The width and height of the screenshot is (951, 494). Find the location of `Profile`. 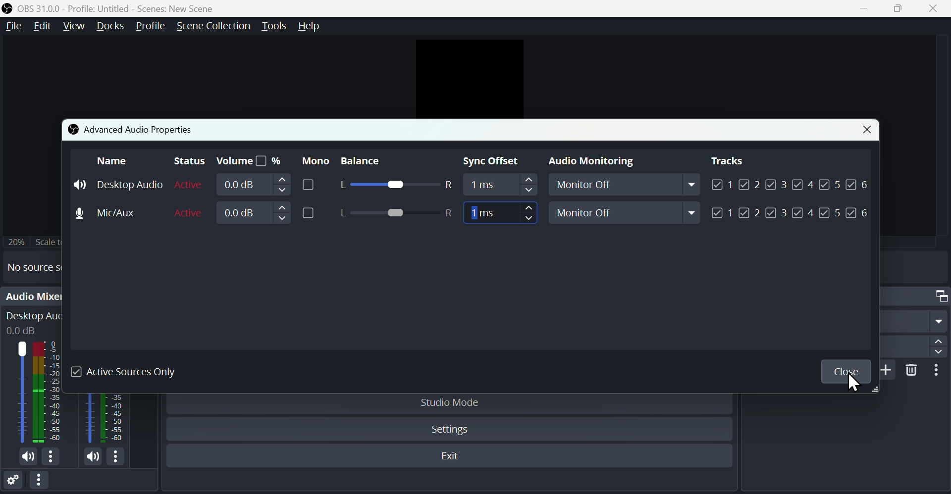

Profile is located at coordinates (150, 26).